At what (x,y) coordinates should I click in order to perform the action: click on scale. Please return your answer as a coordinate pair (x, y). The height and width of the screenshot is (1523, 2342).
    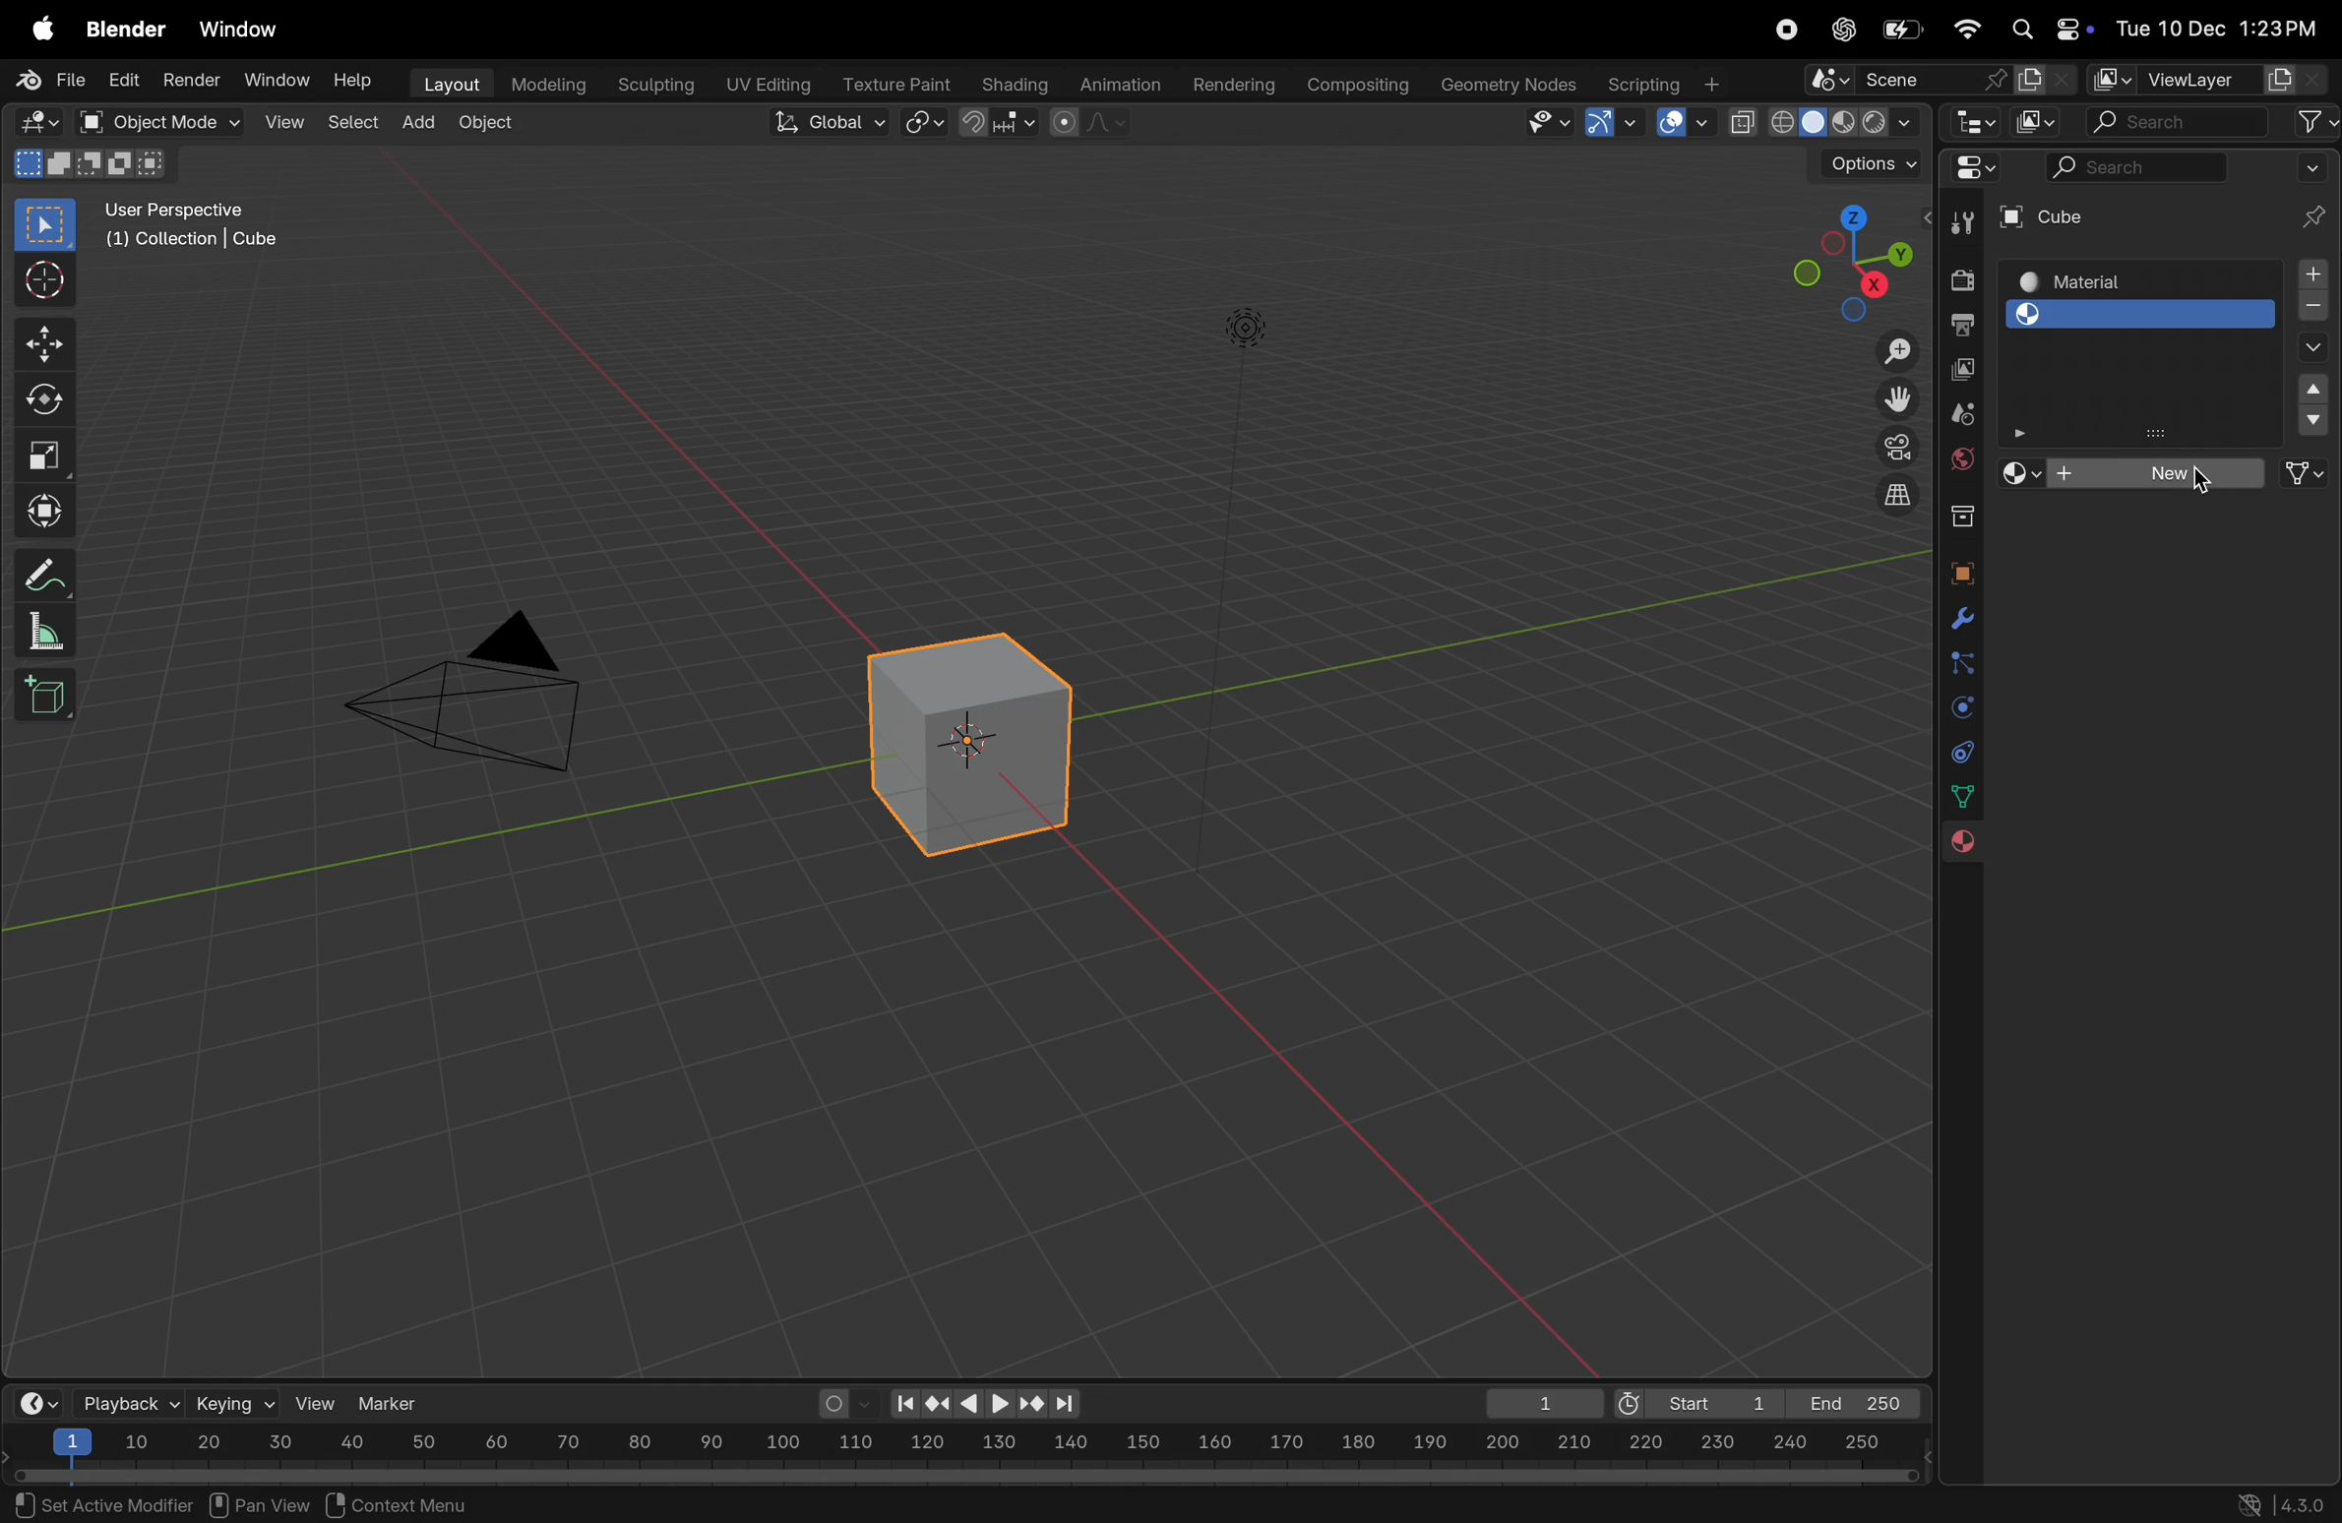
    Looking at the image, I should click on (963, 1445).